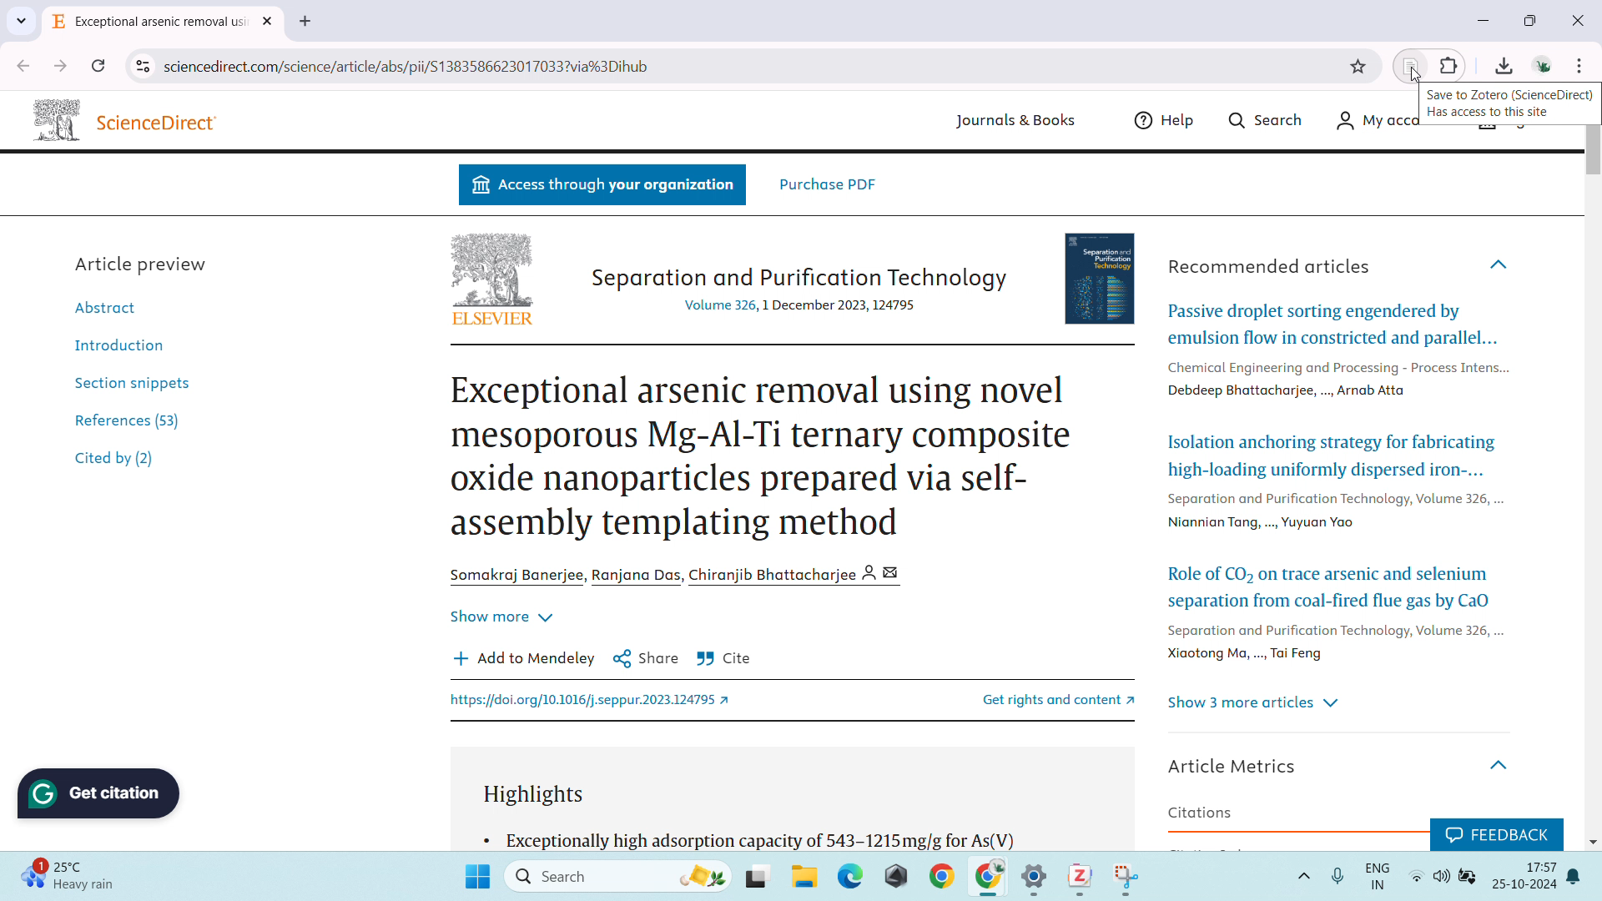 The height and width of the screenshot is (901, 1602). What do you see at coordinates (53, 118) in the screenshot?
I see `Logo` at bounding box center [53, 118].